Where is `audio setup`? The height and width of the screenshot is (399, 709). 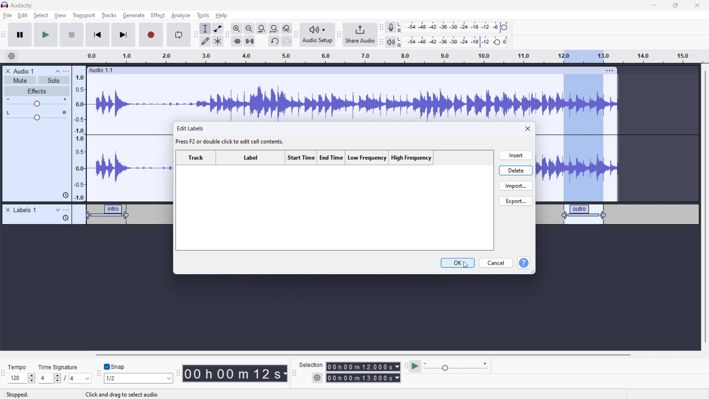
audio setup is located at coordinates (318, 35).